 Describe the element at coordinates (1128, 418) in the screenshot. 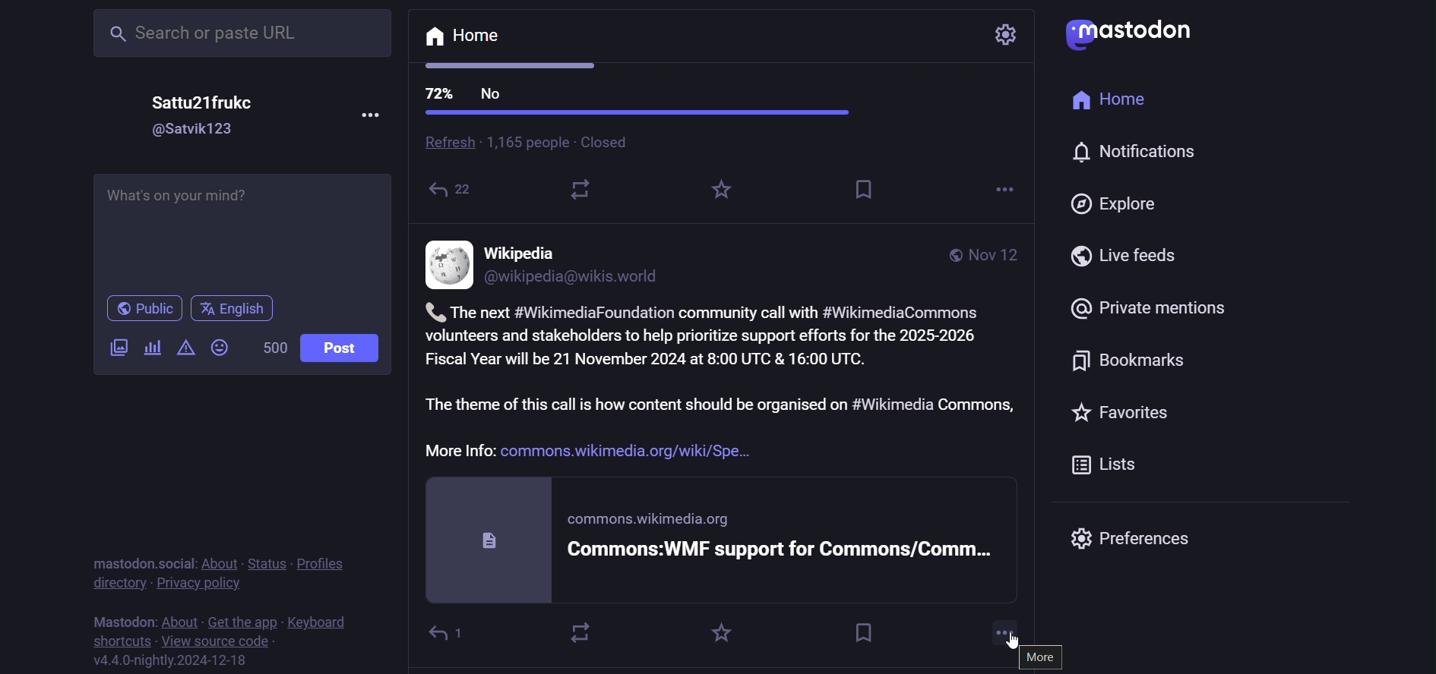

I see `favorite` at that location.